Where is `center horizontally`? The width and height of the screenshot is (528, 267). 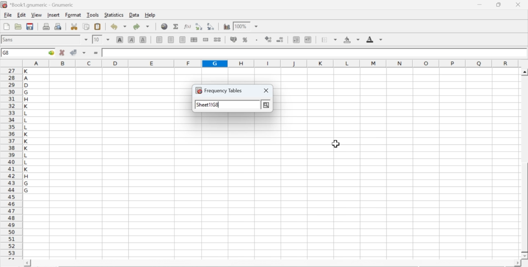 center horizontally is located at coordinates (194, 40).